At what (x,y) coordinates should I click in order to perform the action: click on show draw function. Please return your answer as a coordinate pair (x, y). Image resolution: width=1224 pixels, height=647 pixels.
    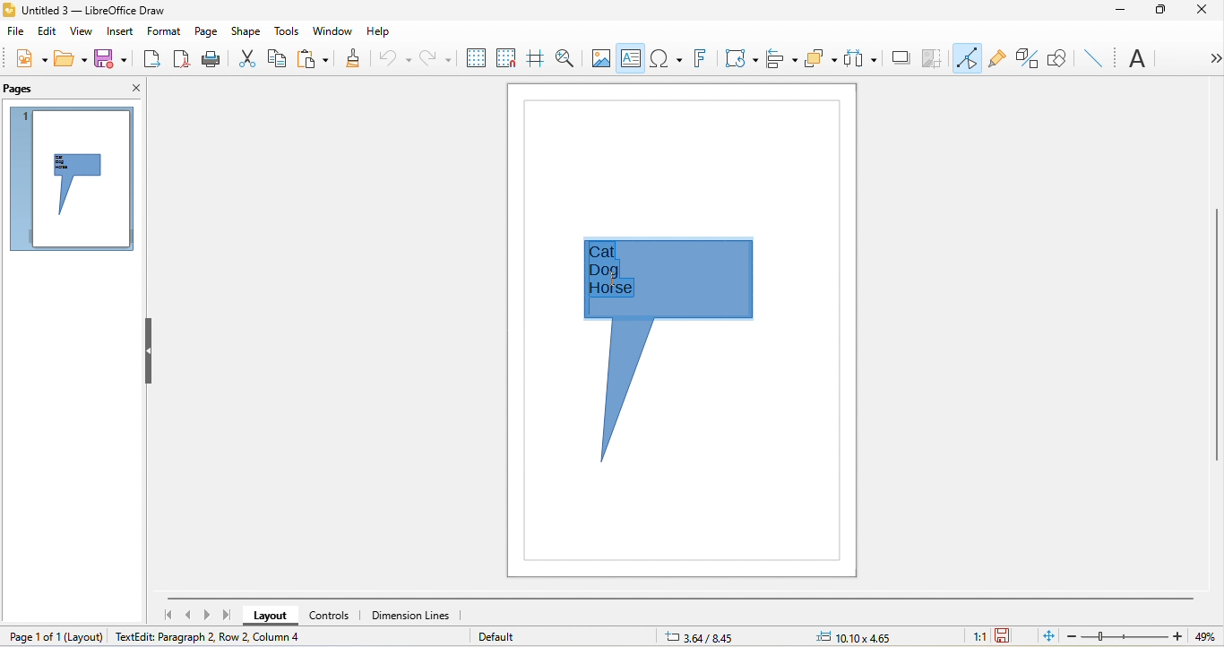
    Looking at the image, I should click on (1057, 56).